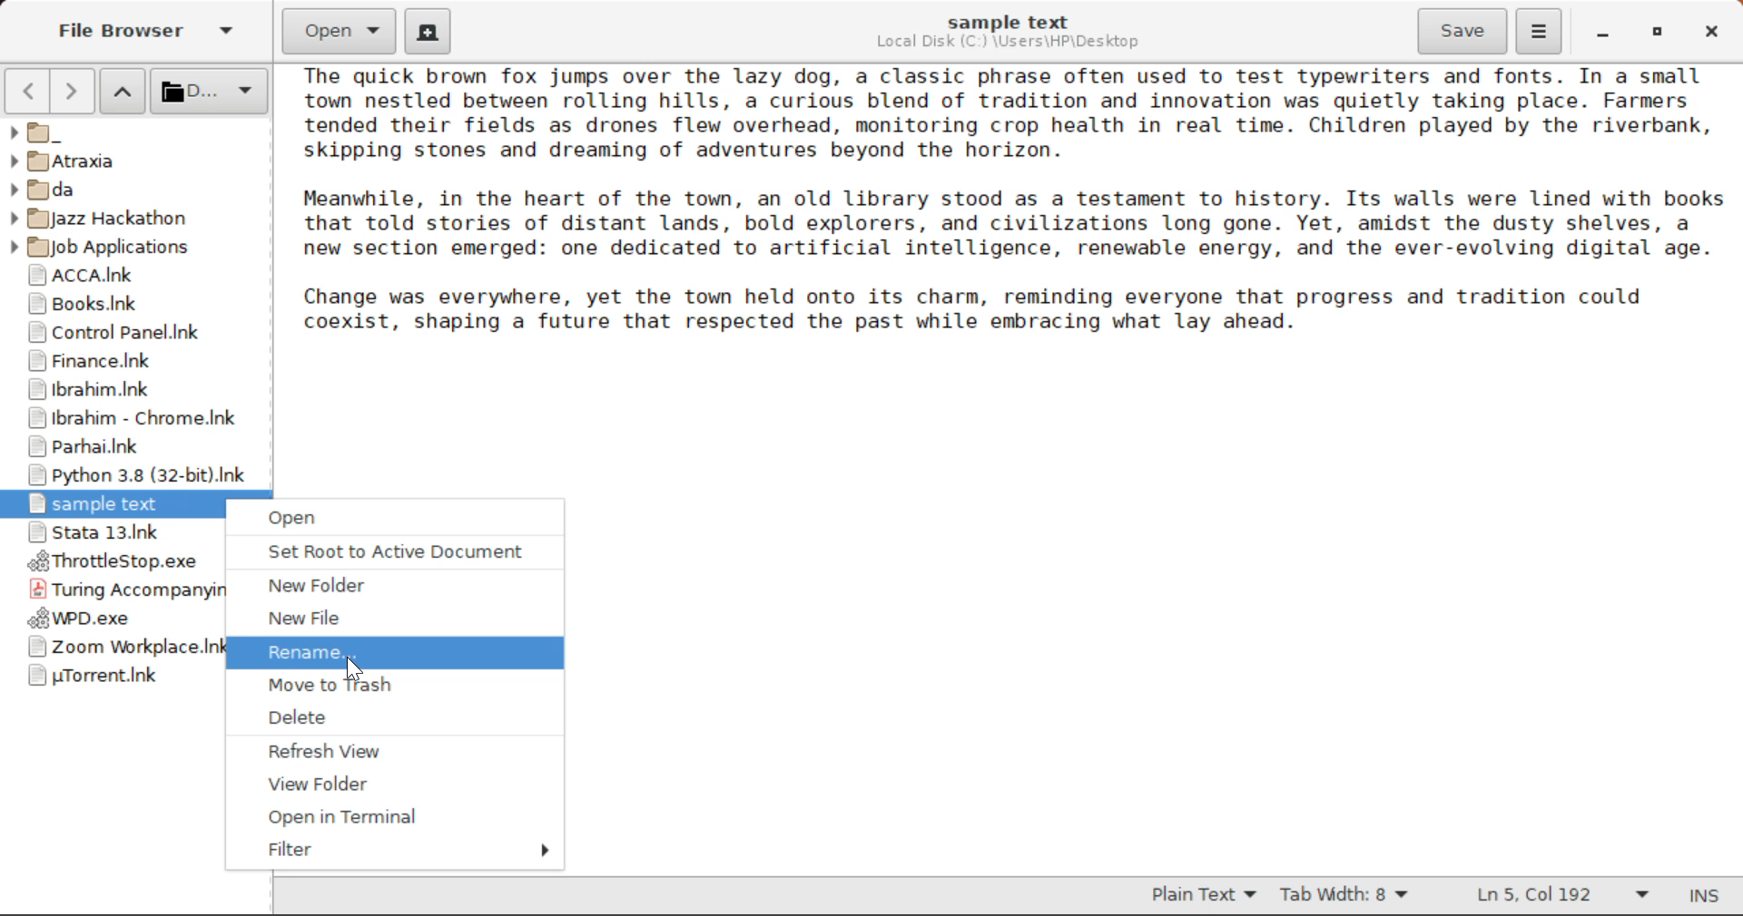  I want to click on Open, so click(398, 518).